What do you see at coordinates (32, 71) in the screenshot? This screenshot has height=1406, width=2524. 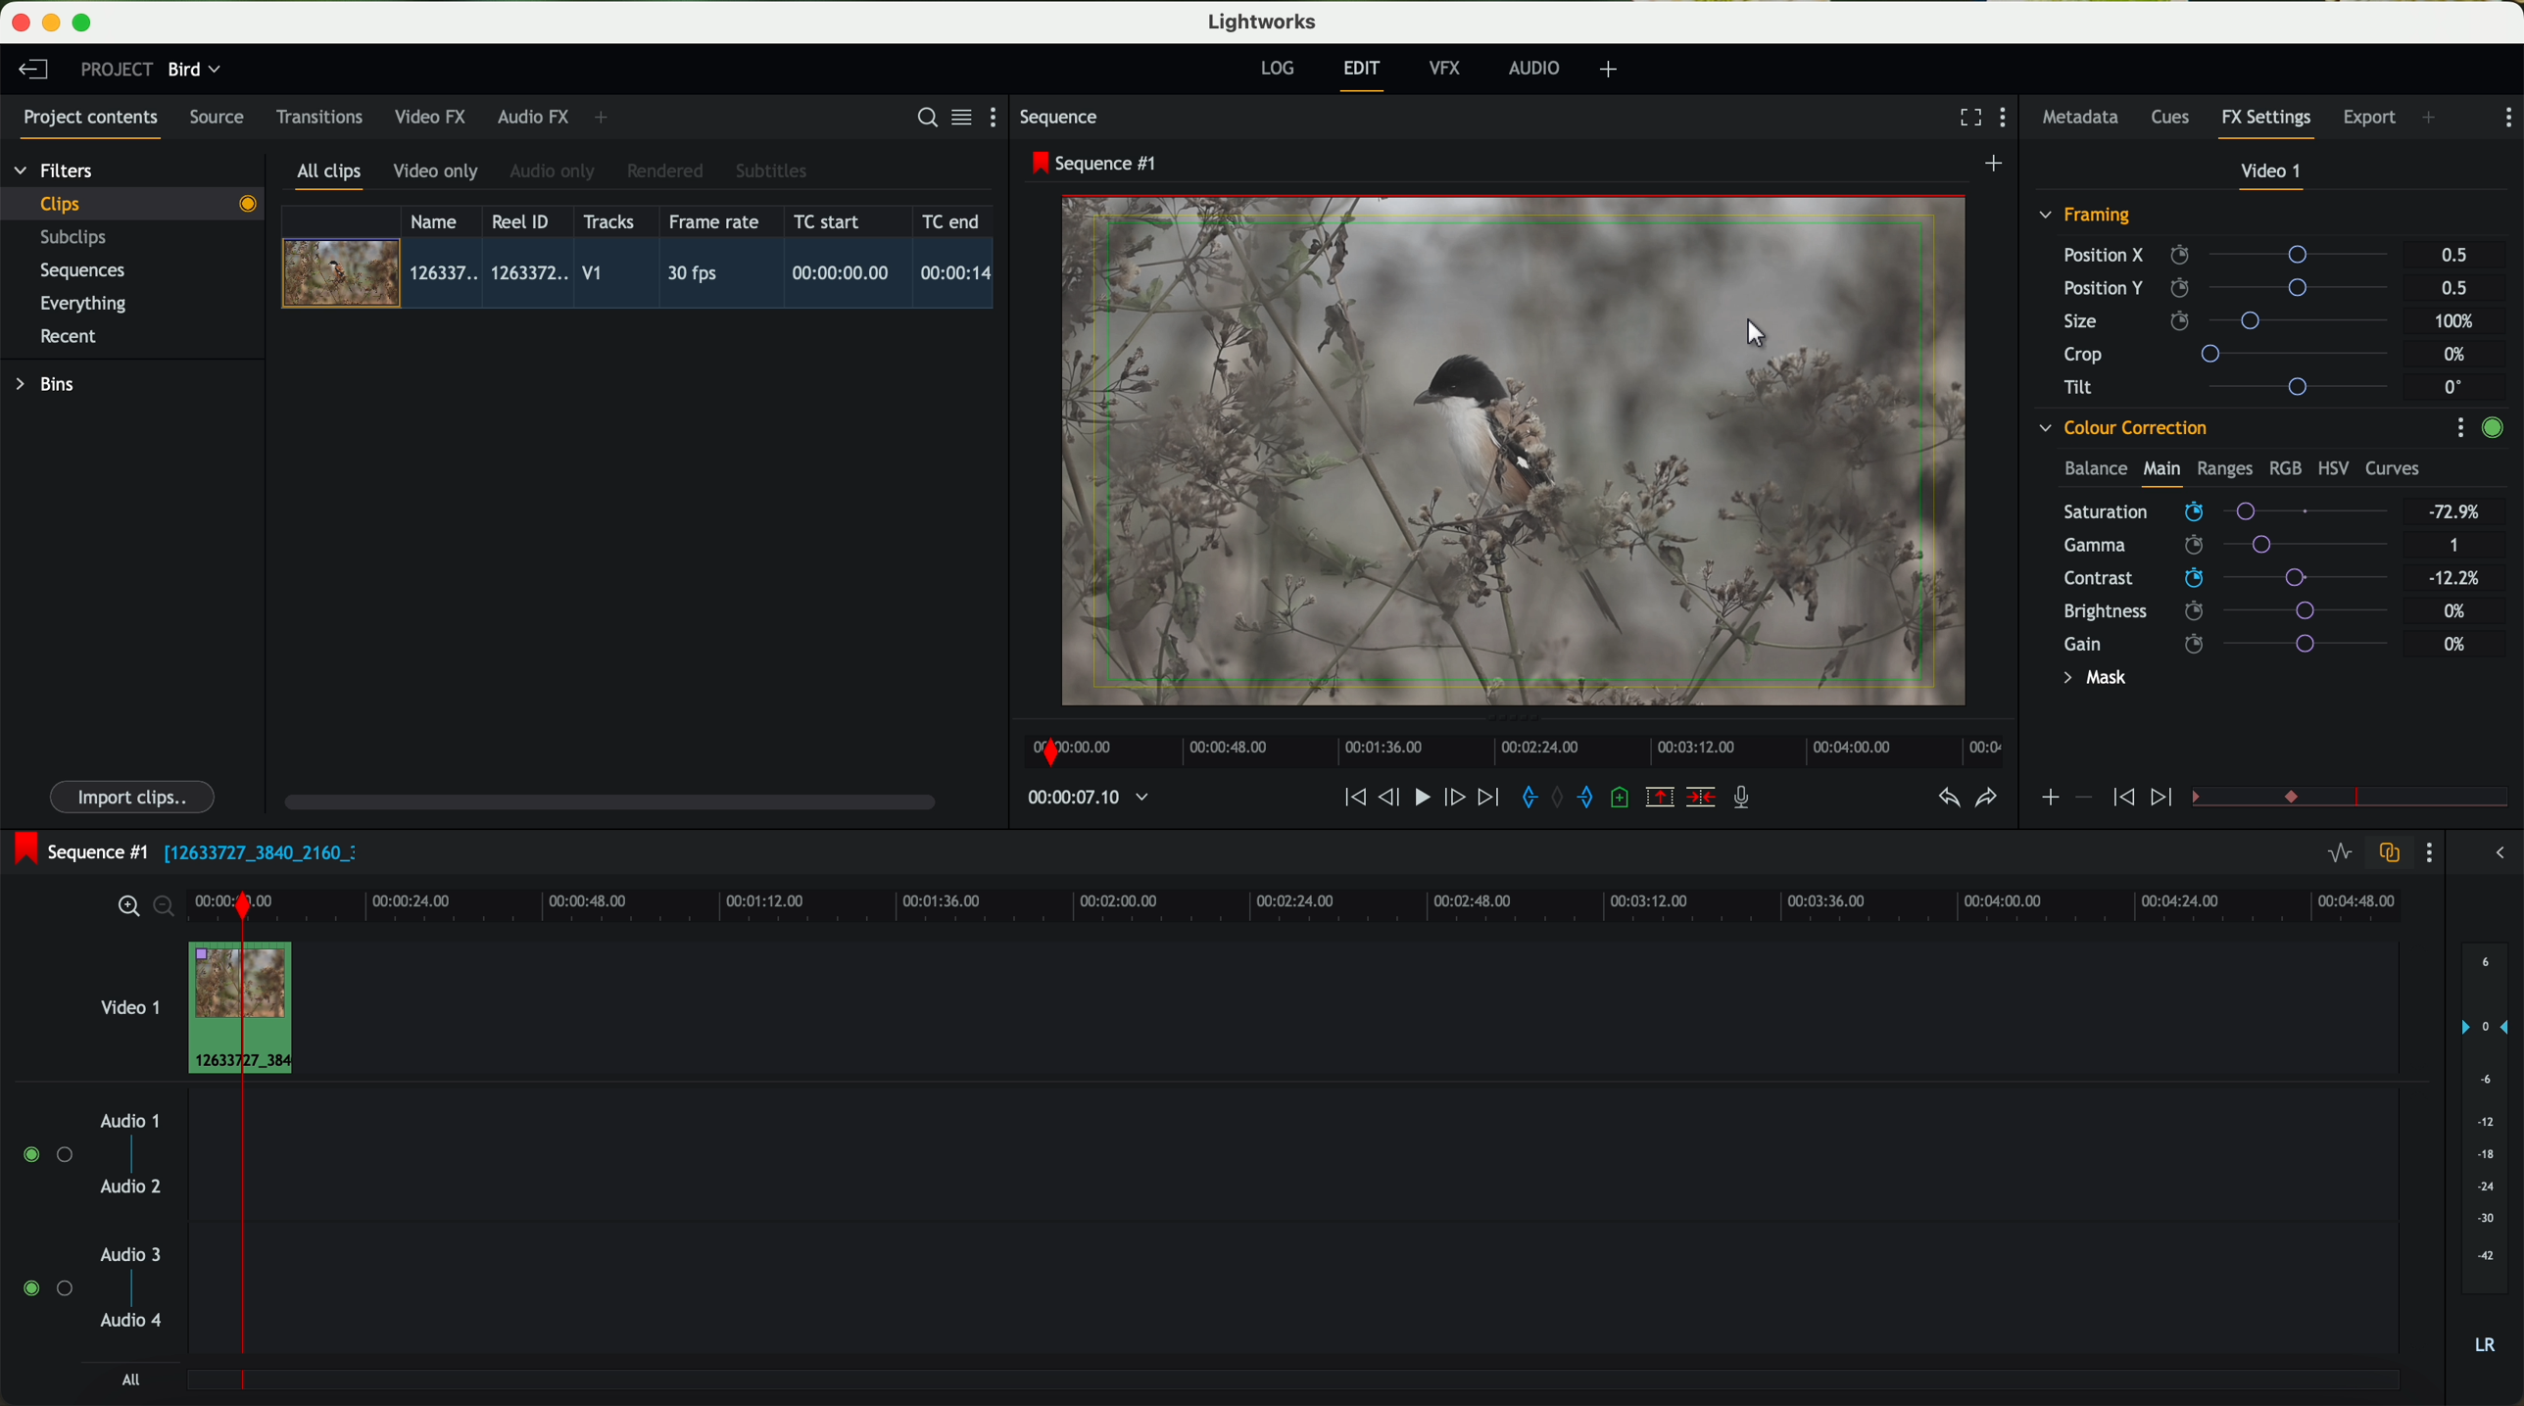 I see `leave` at bounding box center [32, 71].